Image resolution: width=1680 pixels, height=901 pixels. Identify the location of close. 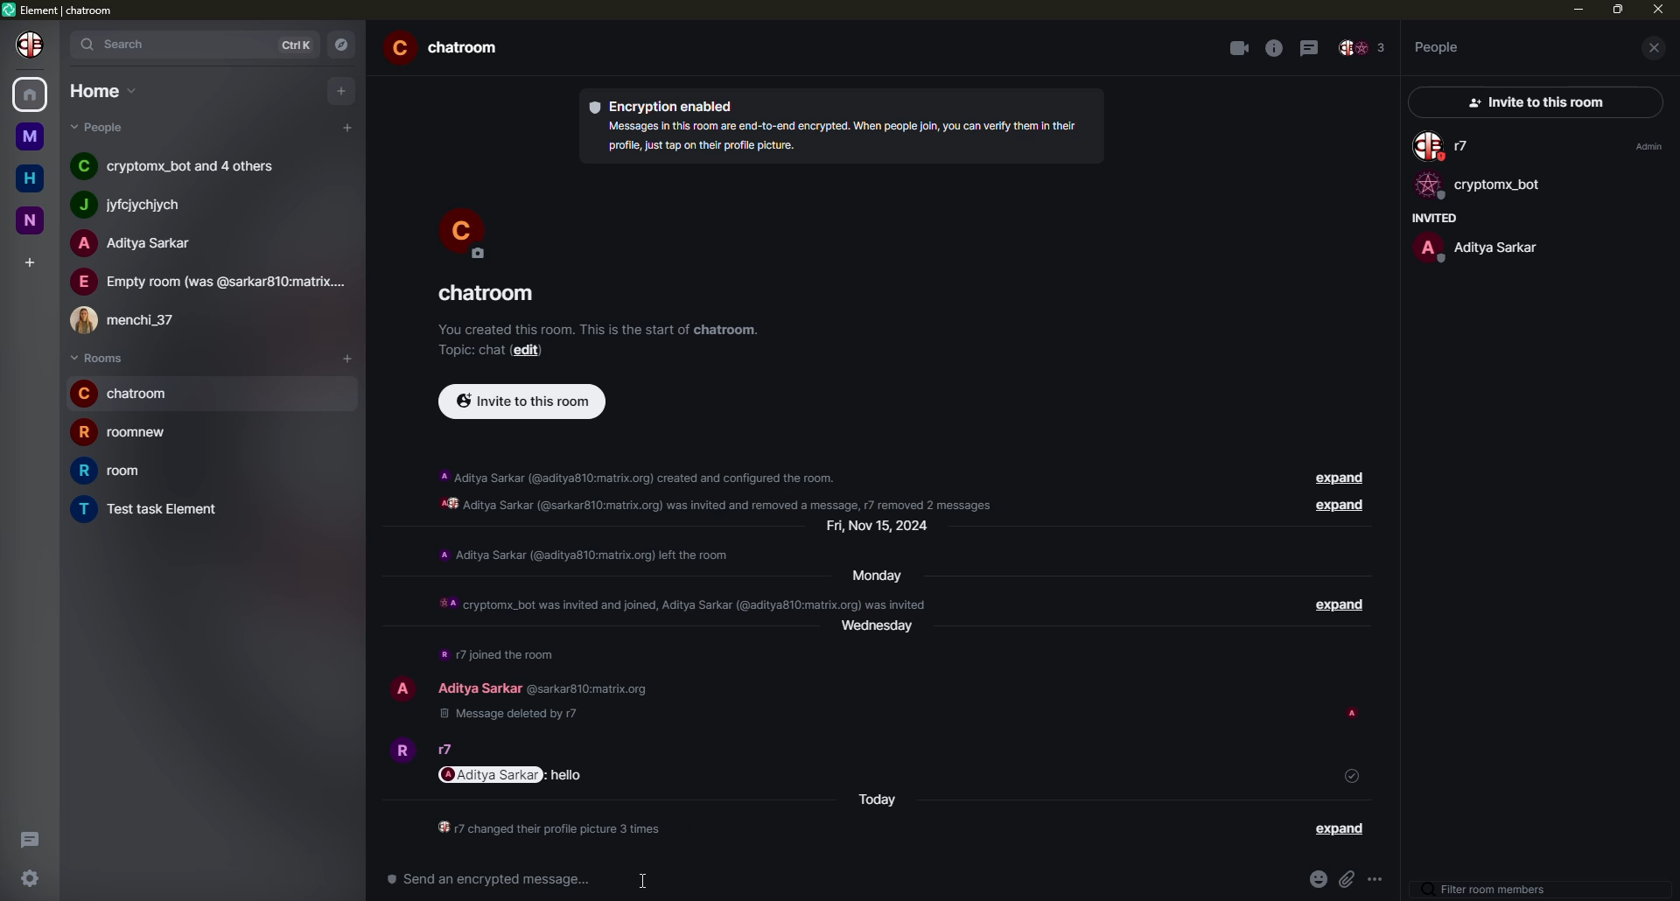
(1655, 48).